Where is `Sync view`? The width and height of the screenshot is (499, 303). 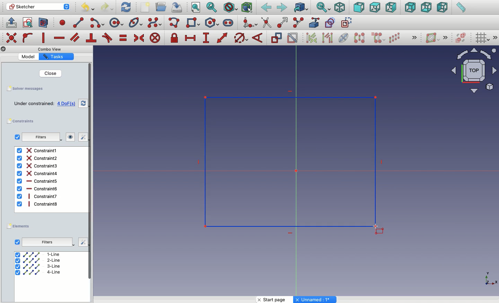
Sync view is located at coordinates (323, 8).